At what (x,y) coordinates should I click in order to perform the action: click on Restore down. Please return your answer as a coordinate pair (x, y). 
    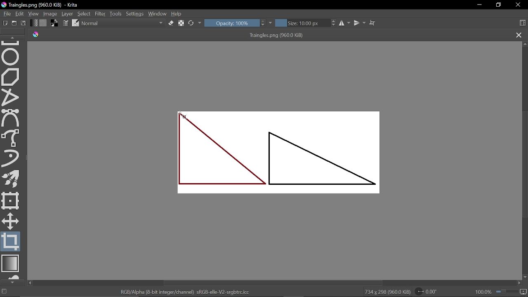
    Looking at the image, I should click on (499, 5).